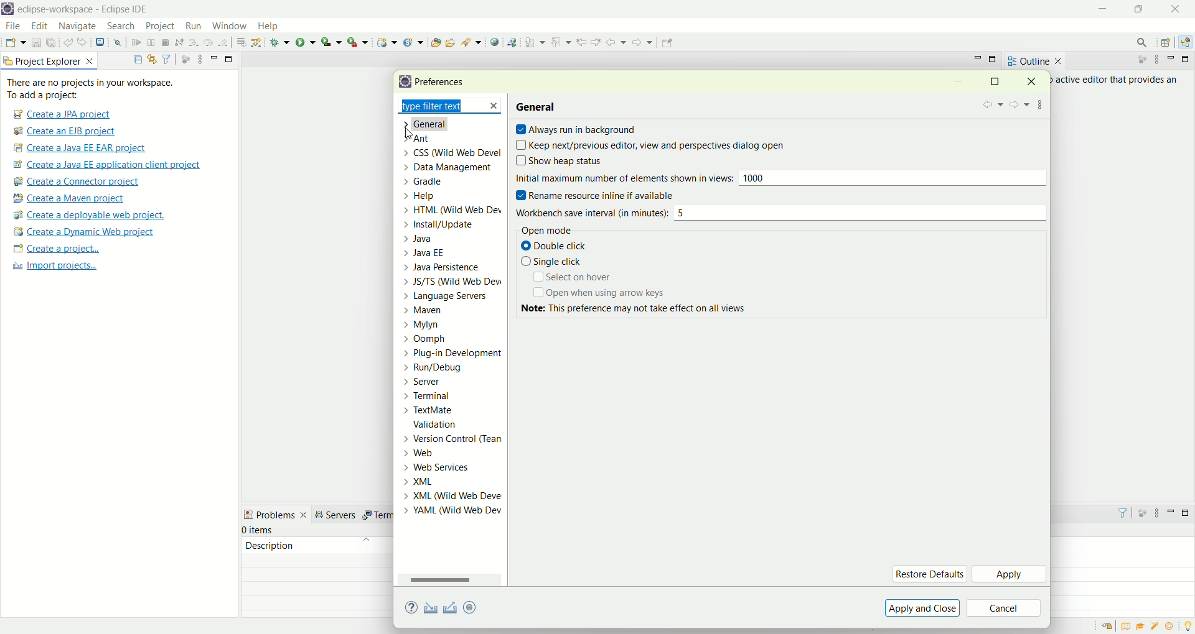 This screenshot has height=634, width=1195. Describe the element at coordinates (1034, 61) in the screenshot. I see `outline` at that location.